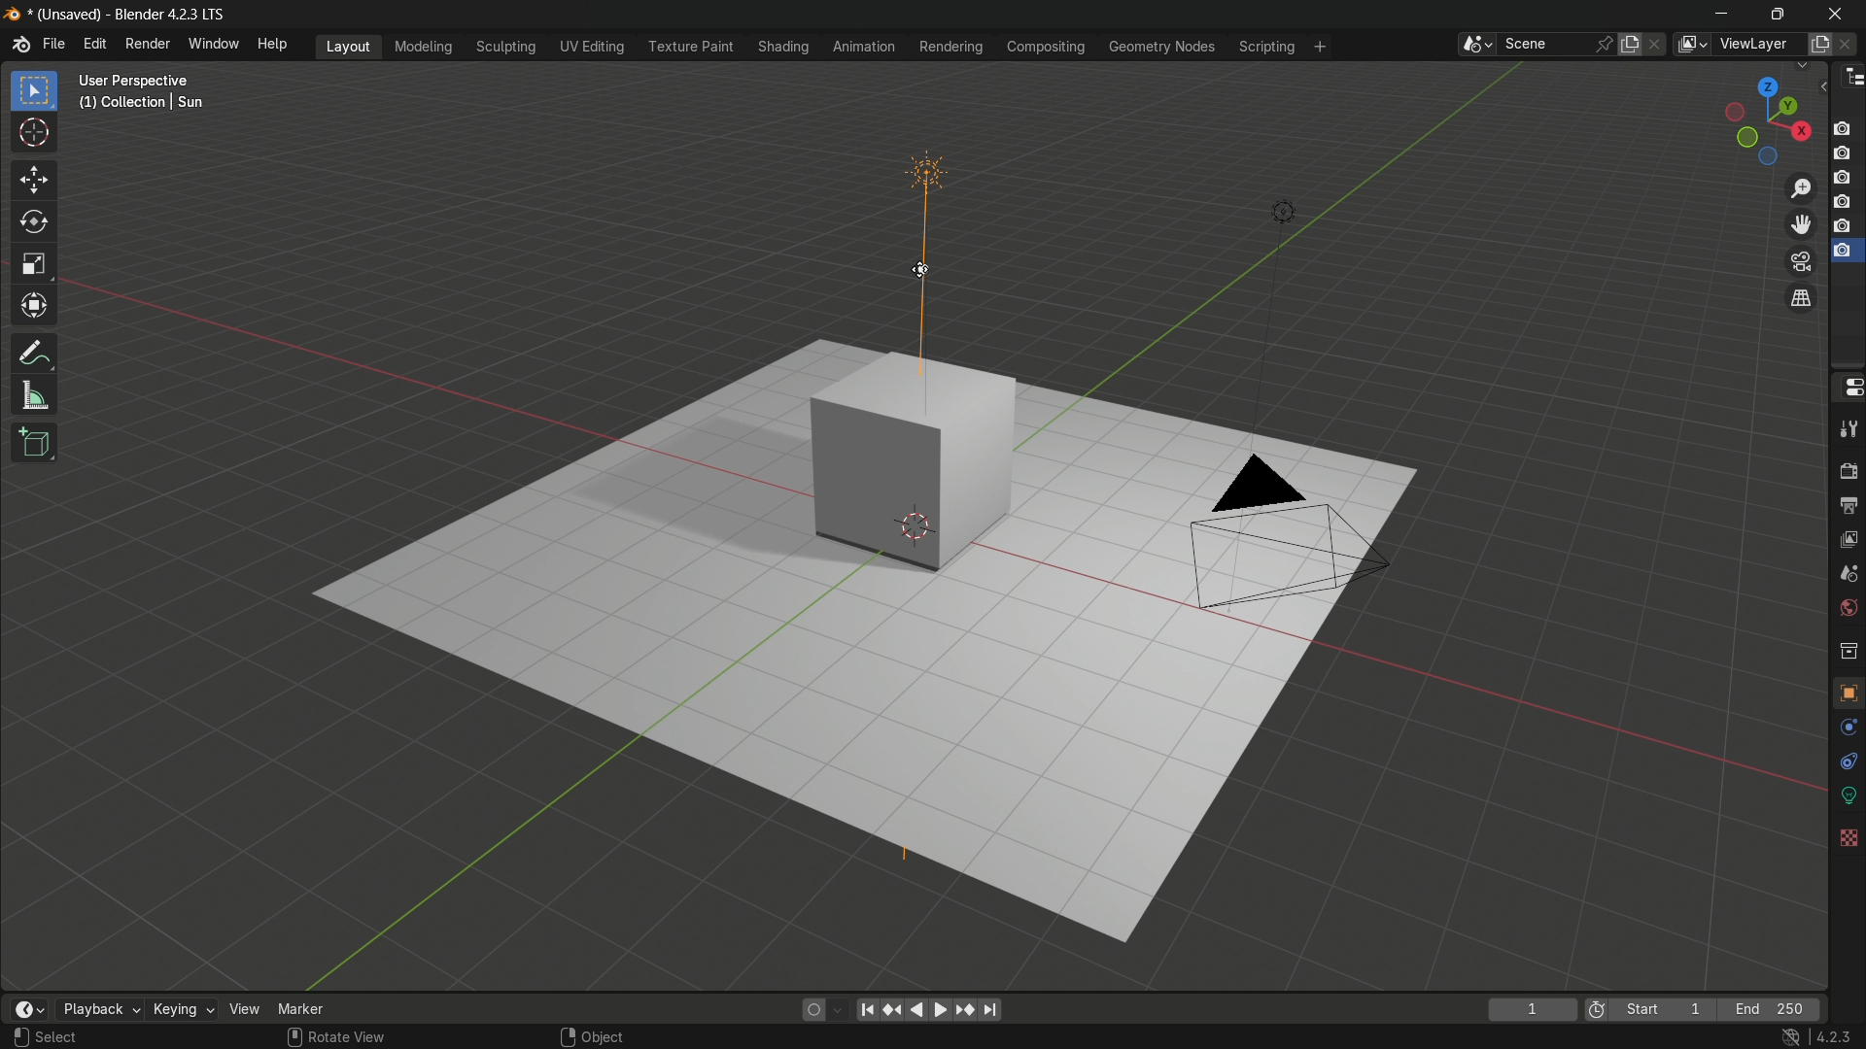 This screenshot has height=1049, width=1866. I want to click on output, so click(1849, 506).